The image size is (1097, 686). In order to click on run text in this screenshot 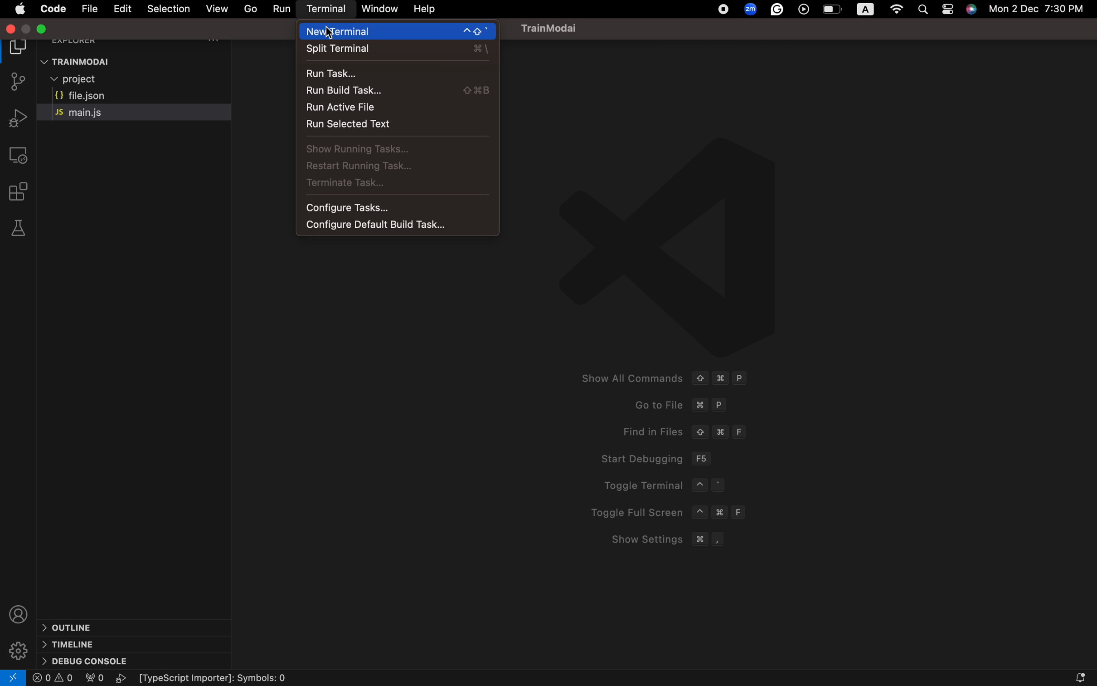, I will do `click(395, 127)`.